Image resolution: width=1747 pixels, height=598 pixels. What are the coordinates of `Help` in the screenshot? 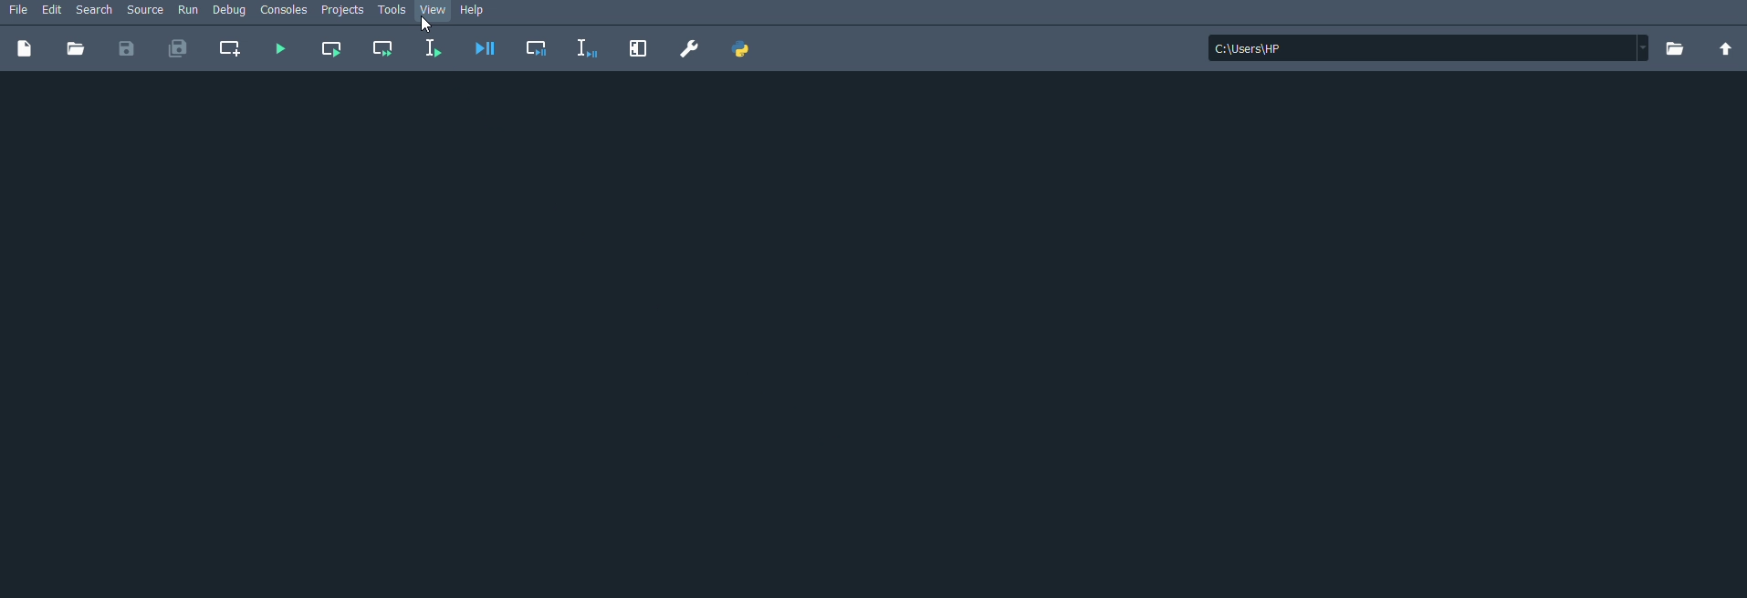 It's located at (480, 12).